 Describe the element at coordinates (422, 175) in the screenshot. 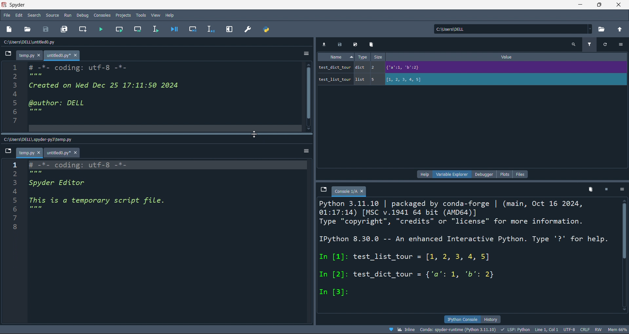

I see `help` at that location.